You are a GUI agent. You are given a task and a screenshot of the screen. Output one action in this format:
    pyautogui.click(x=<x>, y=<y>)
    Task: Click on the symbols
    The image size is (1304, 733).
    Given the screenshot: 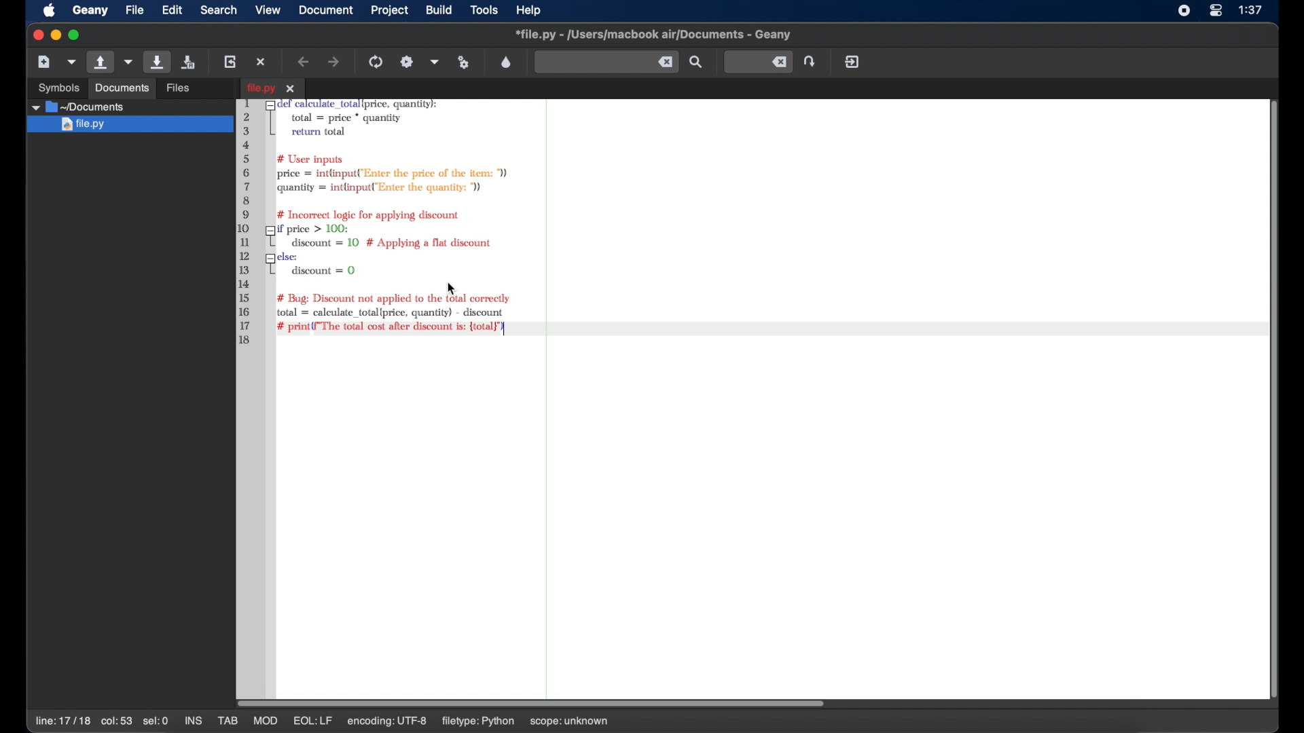 What is the action you would take?
    pyautogui.click(x=58, y=87)
    